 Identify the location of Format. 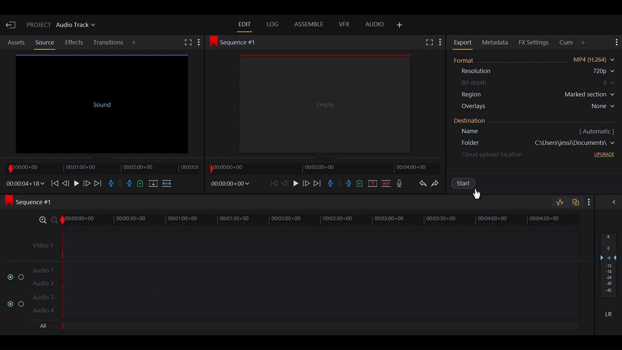
(535, 59).